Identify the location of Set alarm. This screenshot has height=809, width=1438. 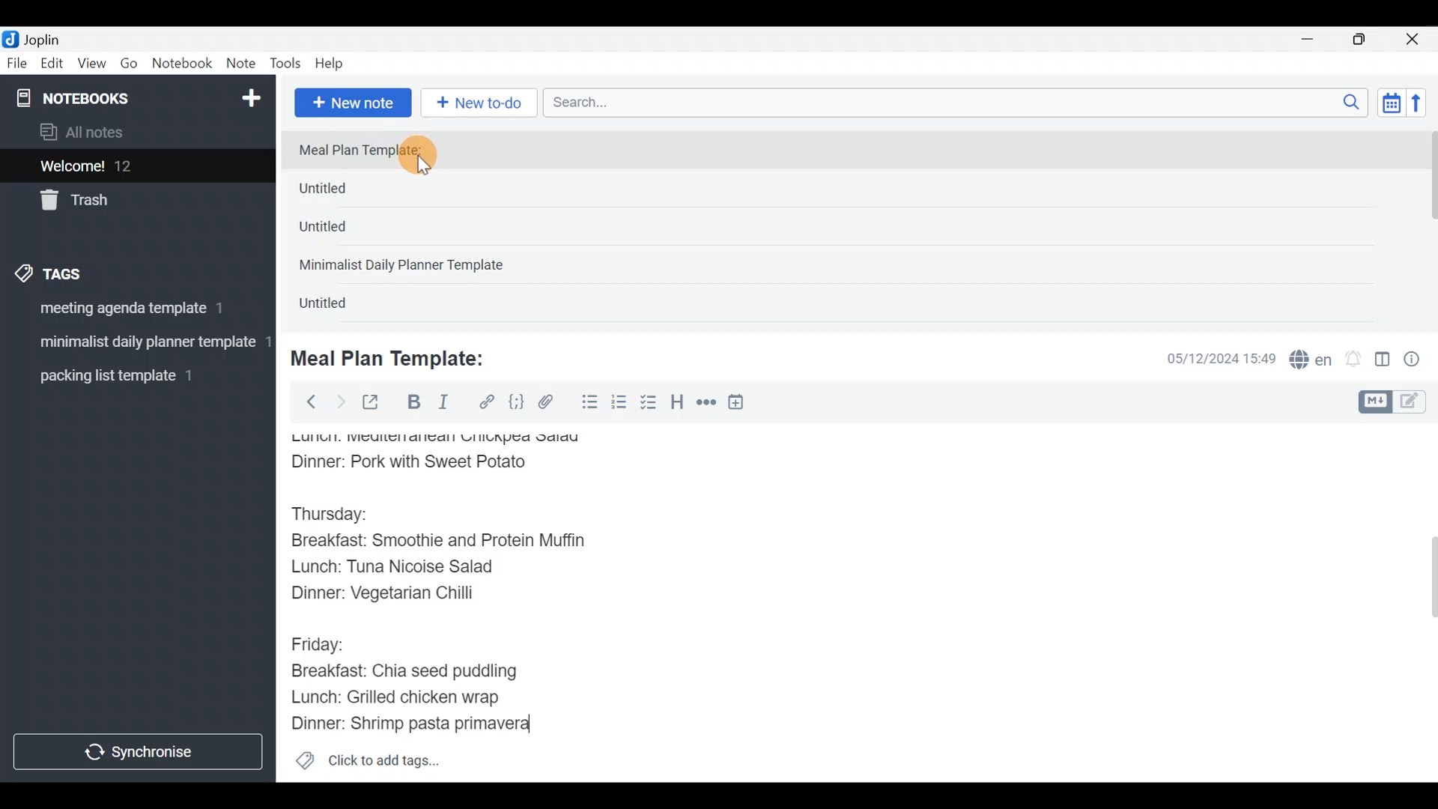
(1354, 360).